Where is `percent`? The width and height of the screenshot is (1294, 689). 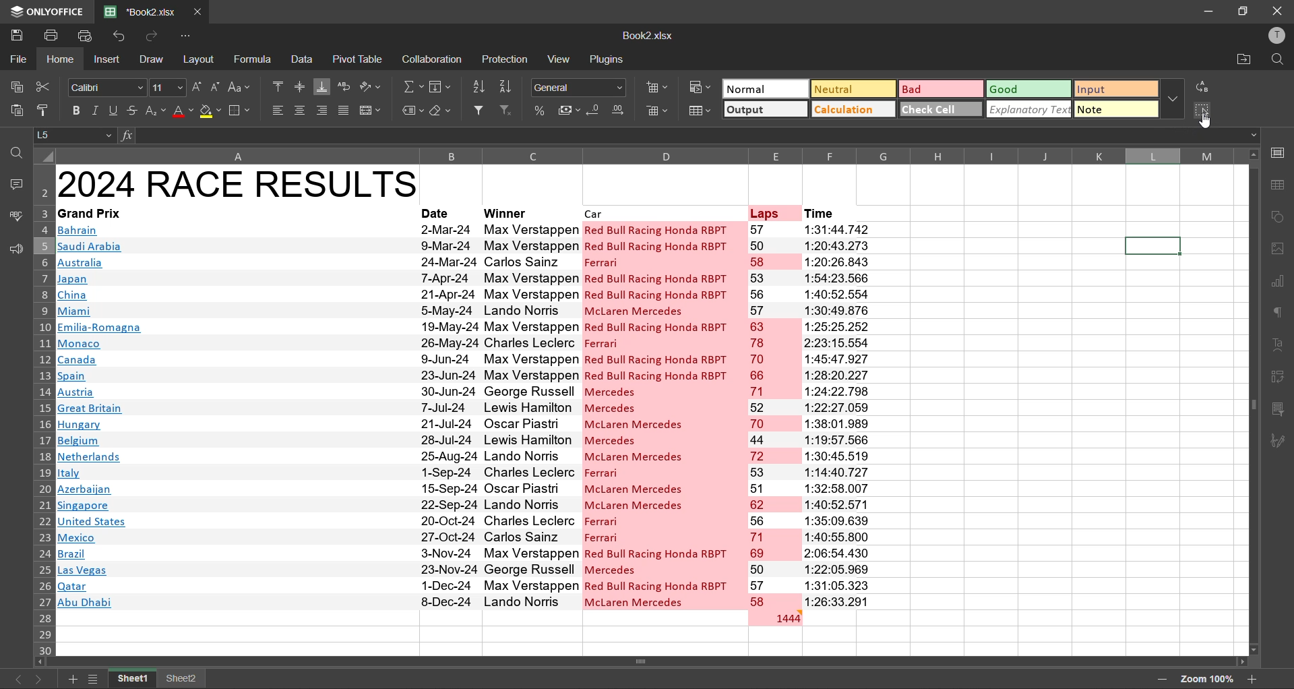 percent is located at coordinates (539, 111).